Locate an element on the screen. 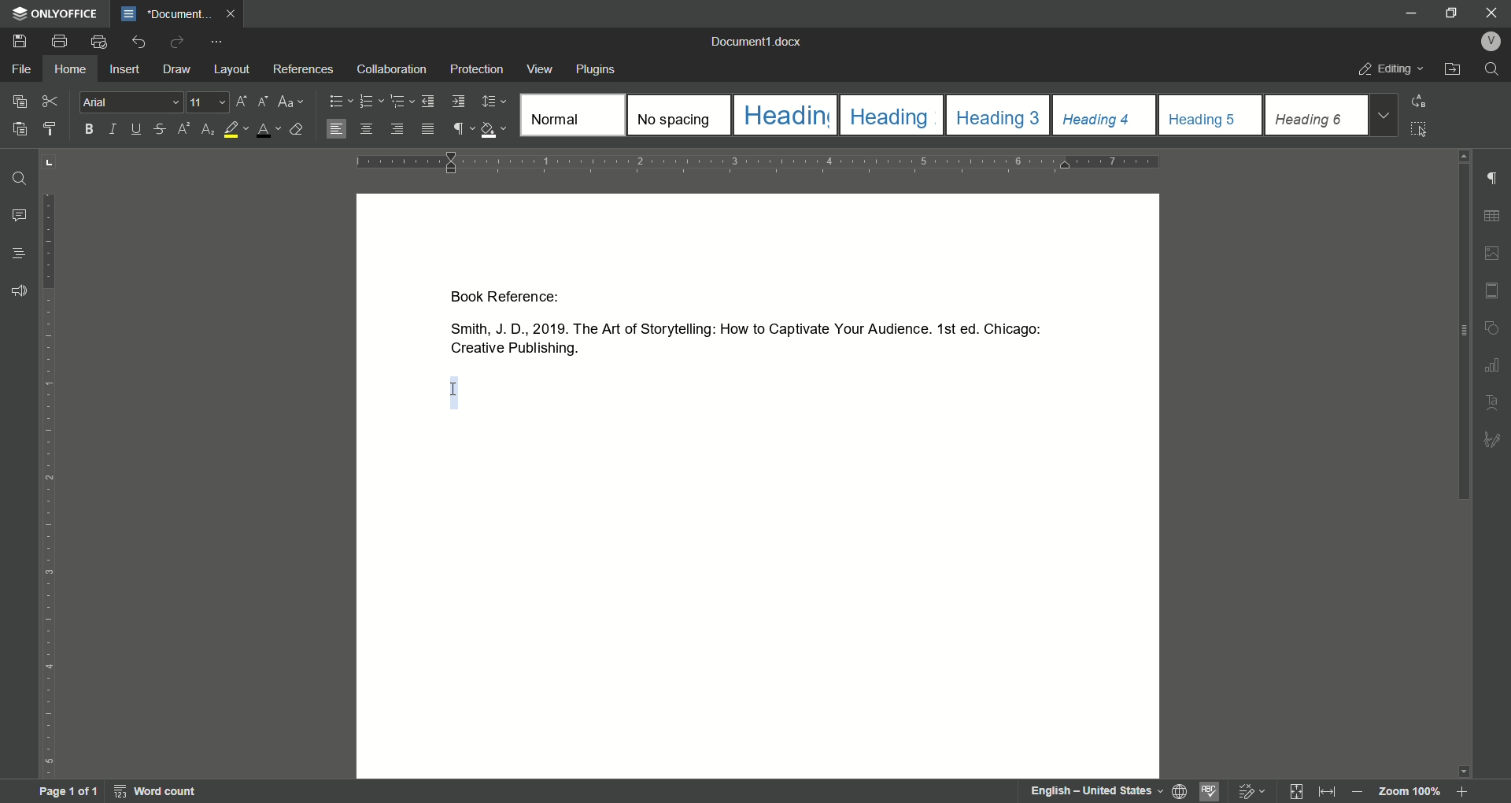  headings is located at coordinates (571, 116).